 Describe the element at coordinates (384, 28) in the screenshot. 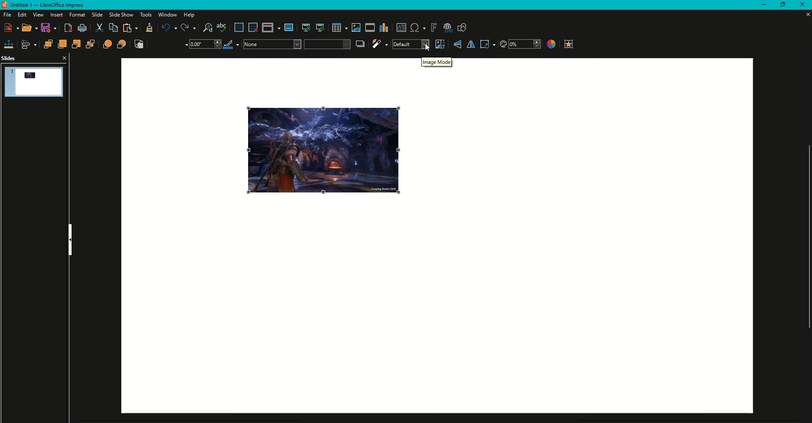

I see `Chart` at that location.